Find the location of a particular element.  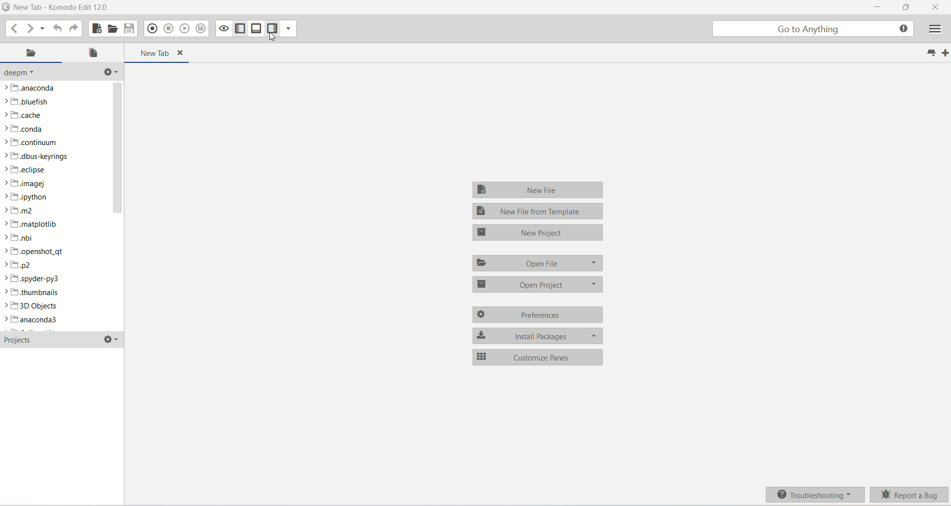

troubleshooting is located at coordinates (815, 495).